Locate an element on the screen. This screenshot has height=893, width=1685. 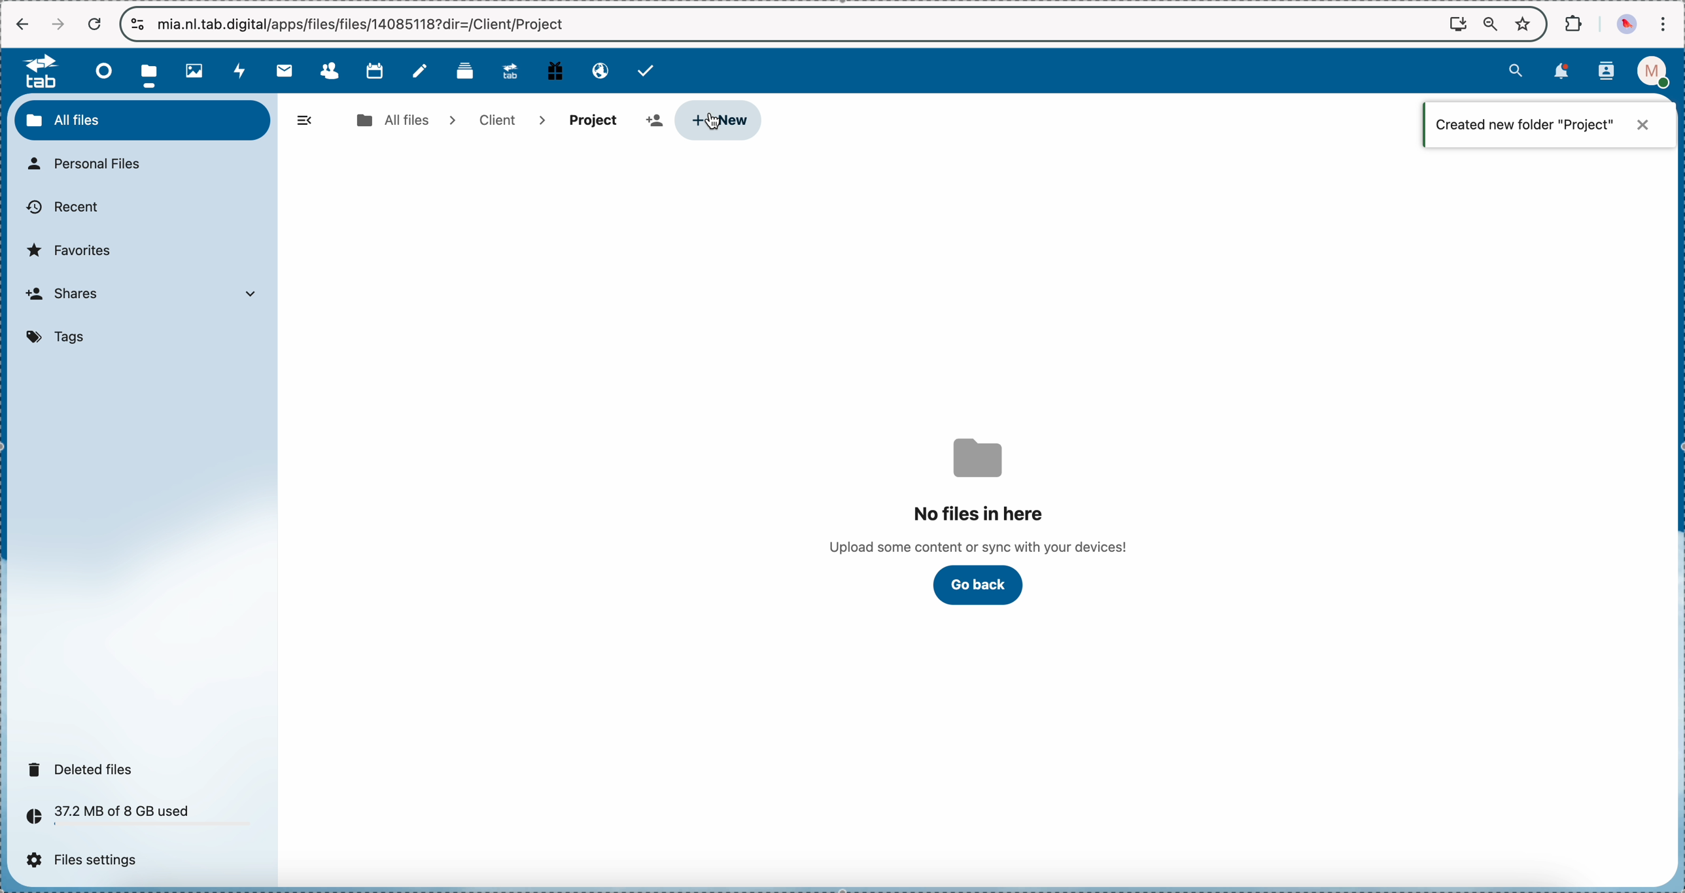
mail is located at coordinates (283, 70).